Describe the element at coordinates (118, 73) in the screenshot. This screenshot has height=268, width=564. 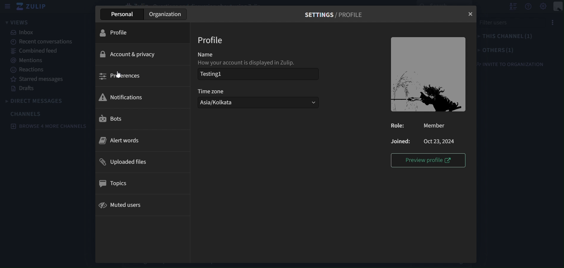
I see `cursor` at that location.